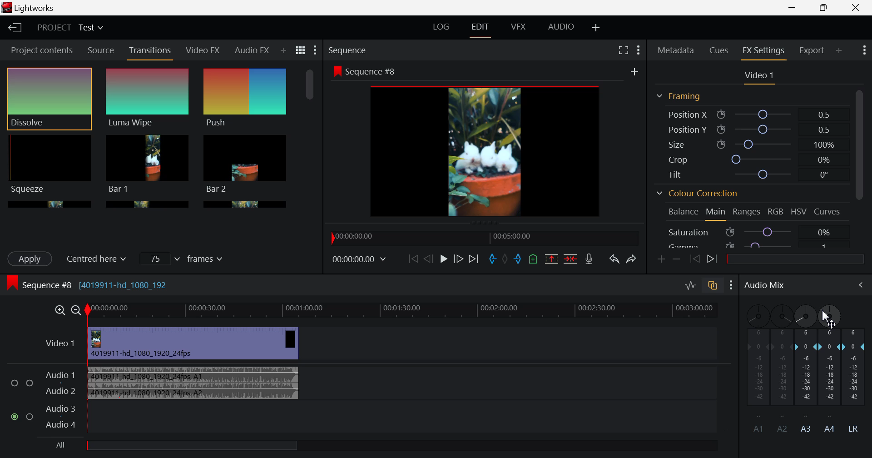  I want to click on Squeeze, so click(49, 164).